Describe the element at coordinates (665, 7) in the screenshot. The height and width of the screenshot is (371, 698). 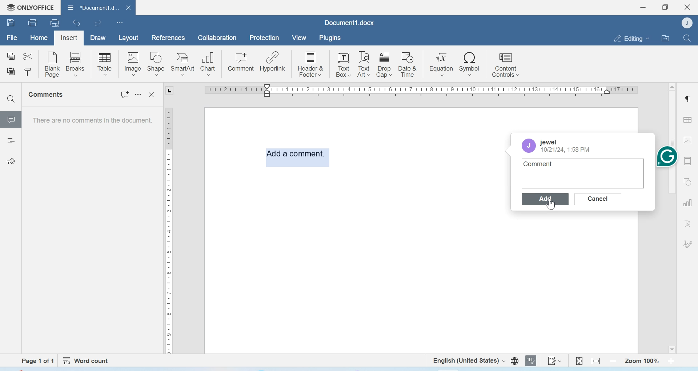
I see `Maximize` at that location.